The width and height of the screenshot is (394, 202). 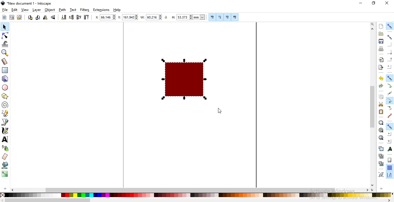 I want to click on snap midpoints of line segments, so click(x=391, y=115).